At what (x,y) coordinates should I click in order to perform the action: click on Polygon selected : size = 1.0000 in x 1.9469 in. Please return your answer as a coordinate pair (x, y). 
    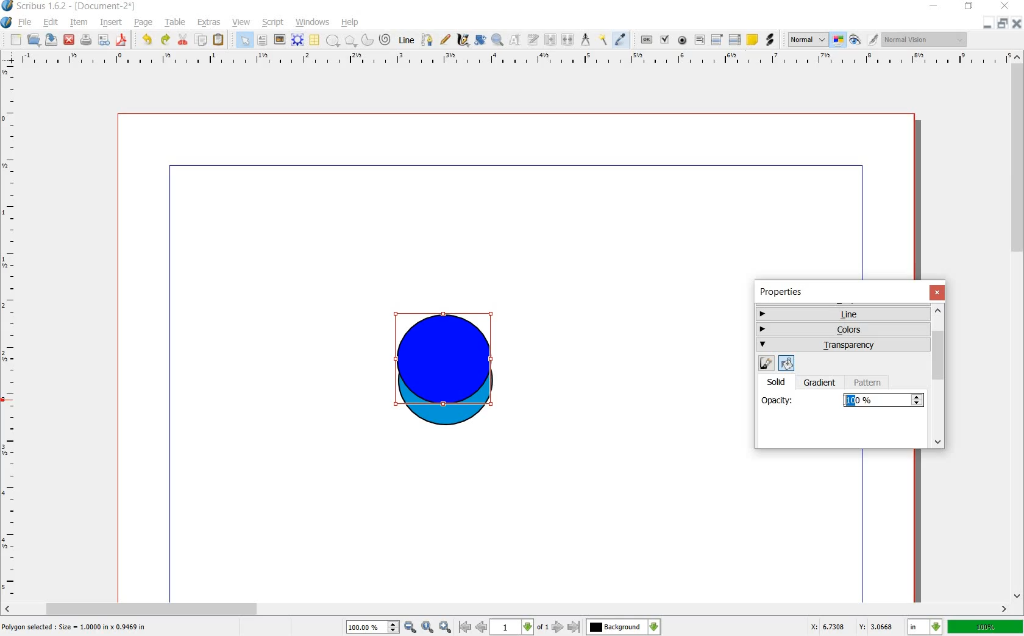
    Looking at the image, I should click on (75, 626).